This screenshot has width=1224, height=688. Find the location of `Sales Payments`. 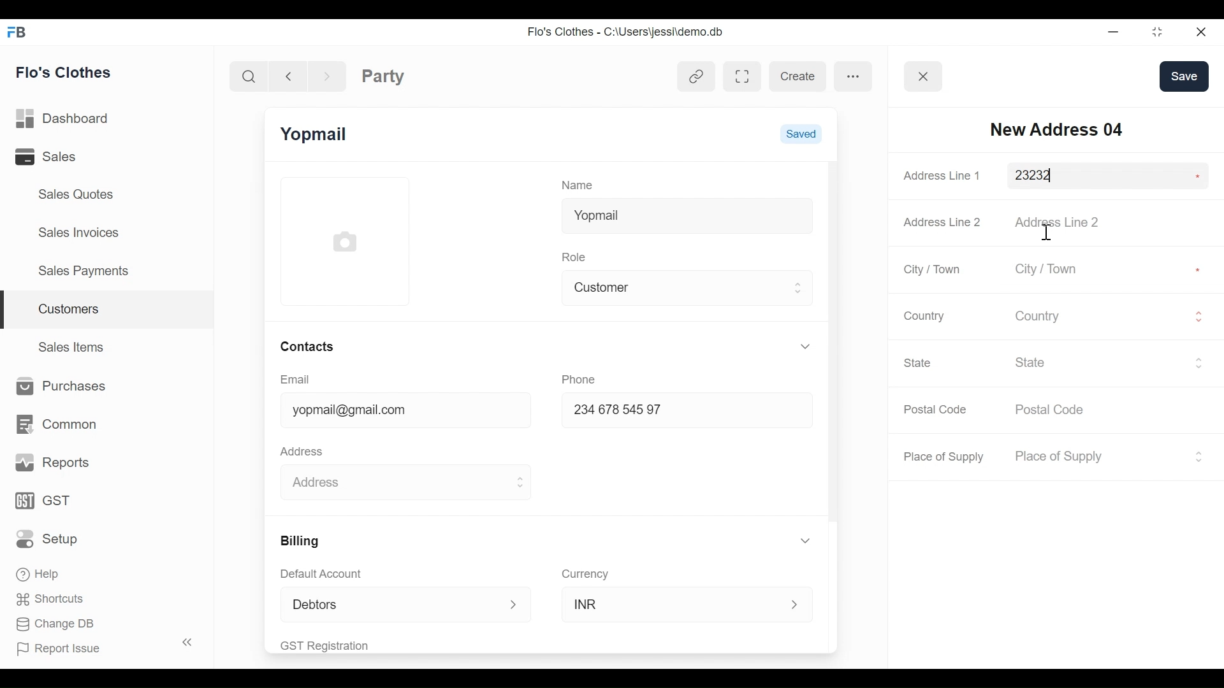

Sales Payments is located at coordinates (82, 270).